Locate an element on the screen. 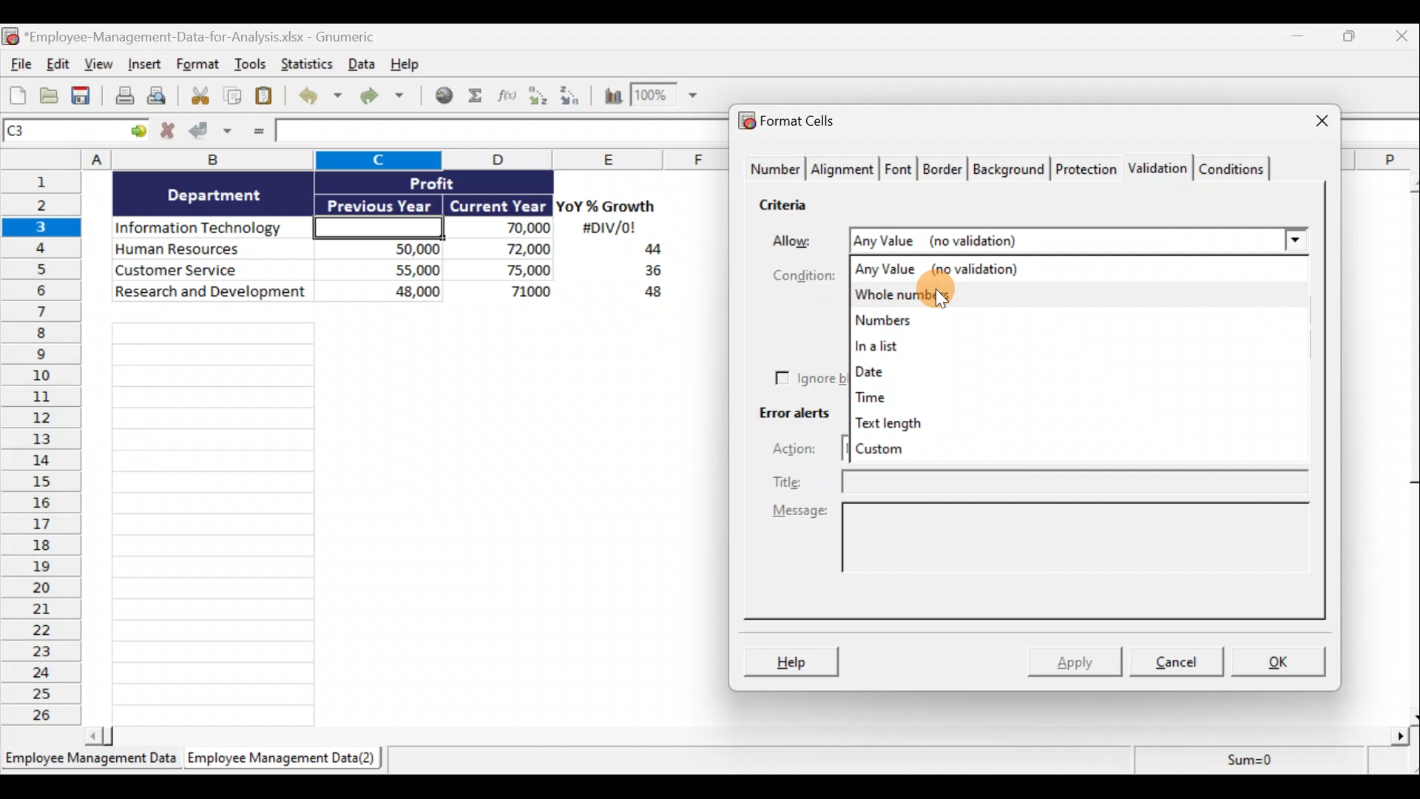 The image size is (1420, 799). *Employee-Management-Data-for-Analysis.xlsx - Gnumeric is located at coordinates (217, 36).